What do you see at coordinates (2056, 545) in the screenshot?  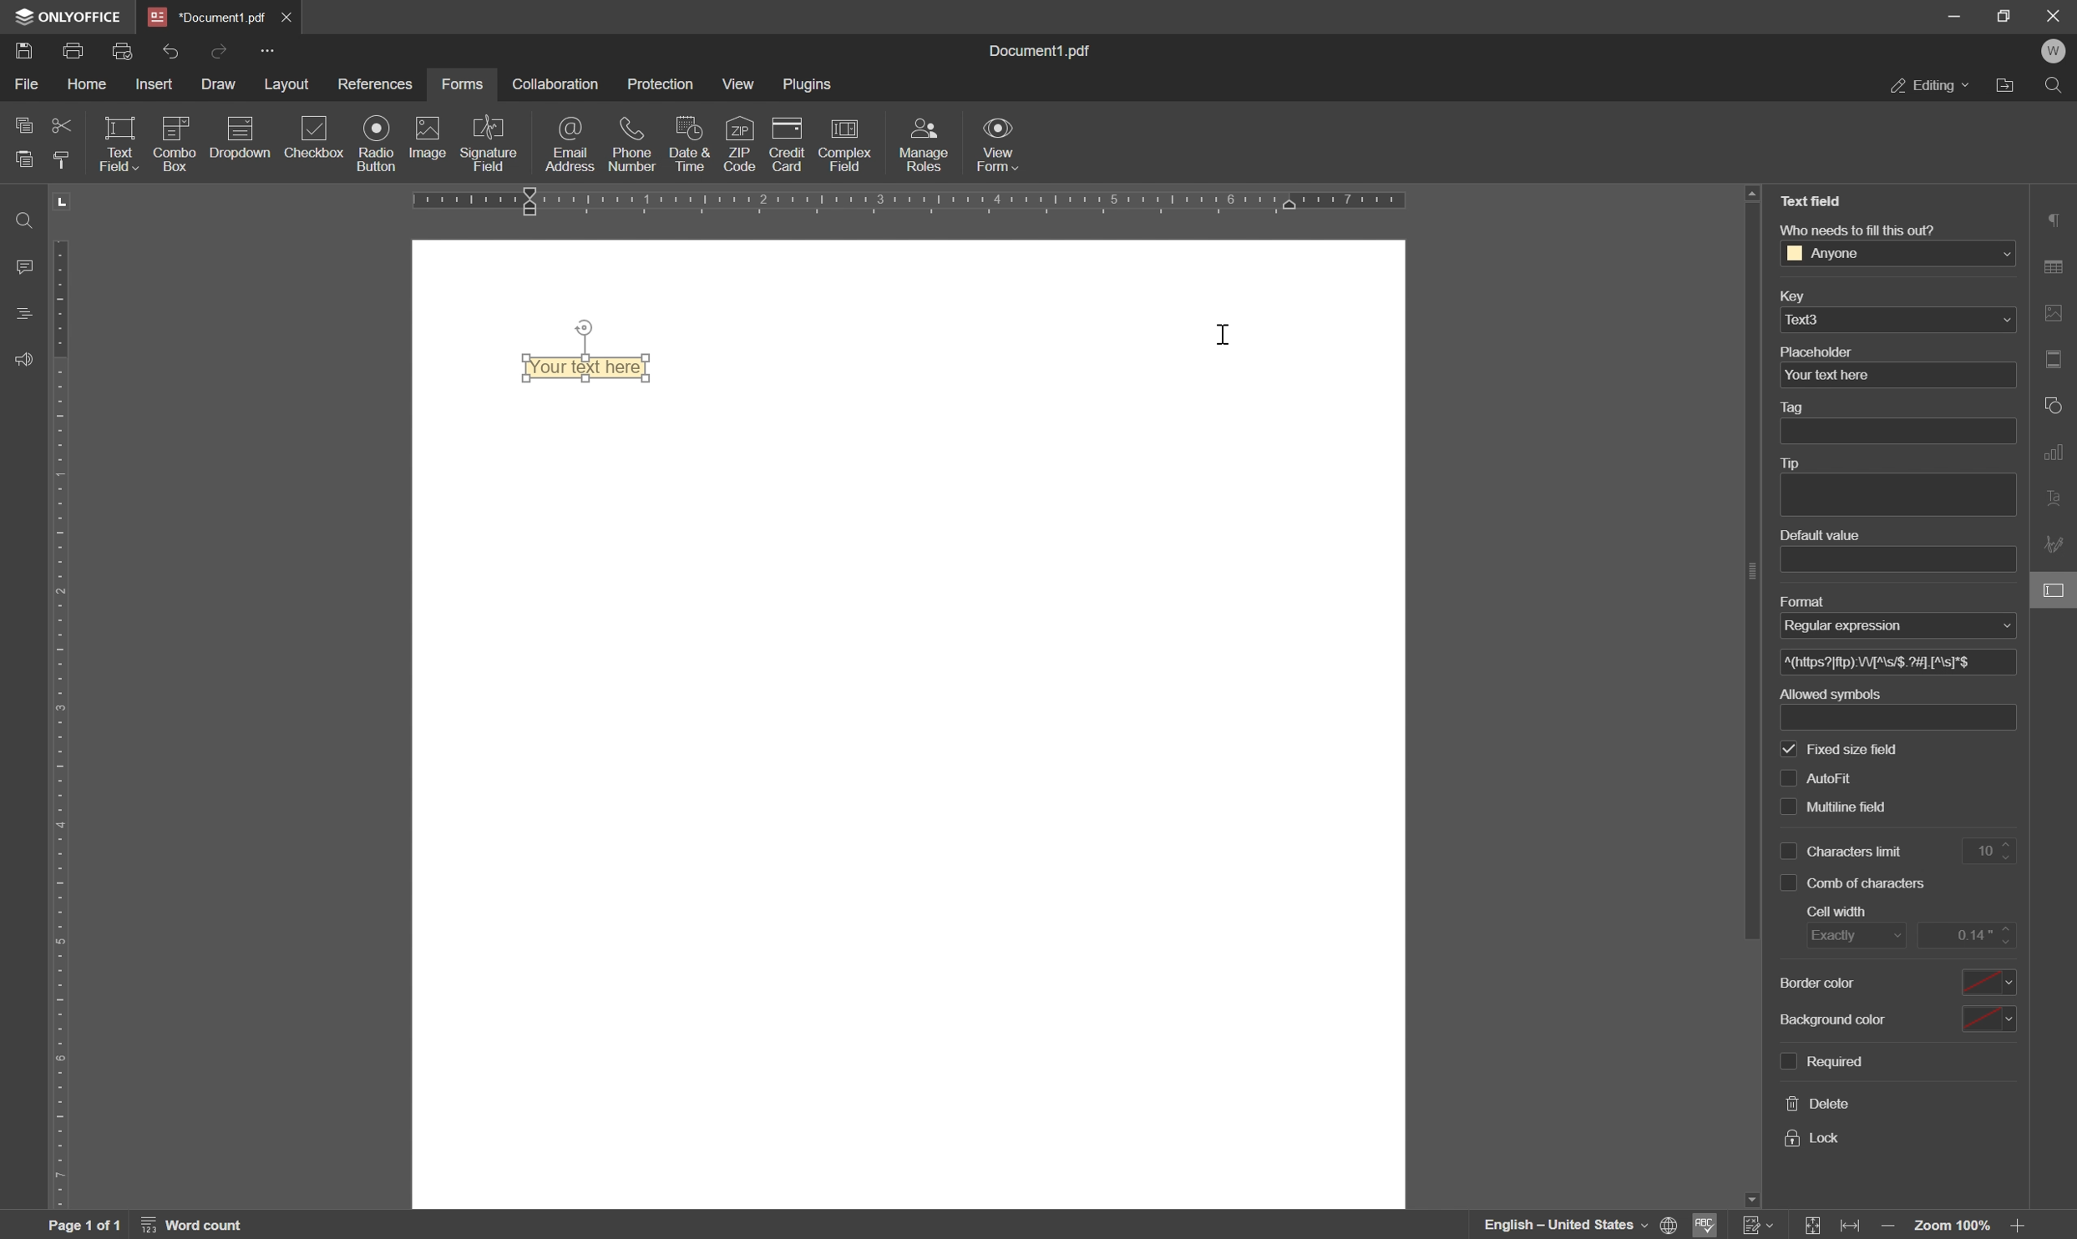 I see `signature settings` at bounding box center [2056, 545].